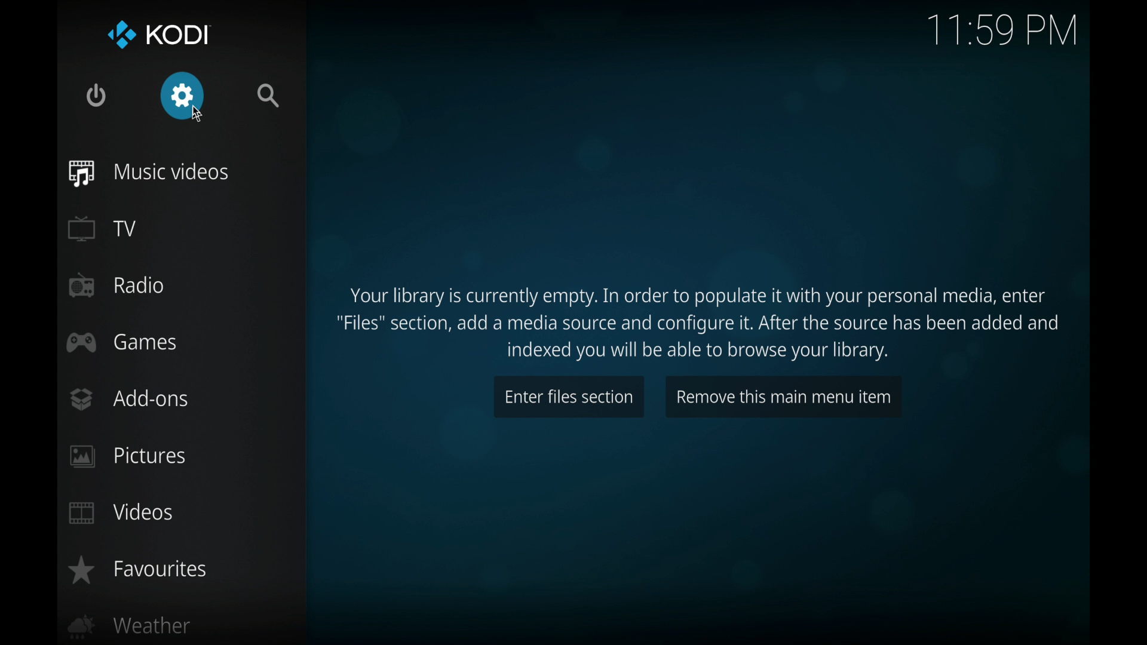 This screenshot has height=645, width=1147. What do you see at coordinates (1003, 30) in the screenshot?
I see `11.59 pm` at bounding box center [1003, 30].